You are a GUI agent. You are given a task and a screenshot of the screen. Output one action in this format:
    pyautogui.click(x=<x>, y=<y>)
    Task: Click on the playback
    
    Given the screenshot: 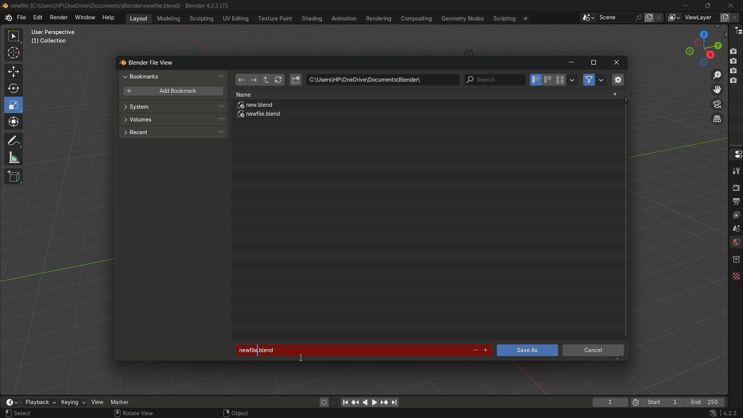 What is the action you would take?
    pyautogui.click(x=39, y=402)
    